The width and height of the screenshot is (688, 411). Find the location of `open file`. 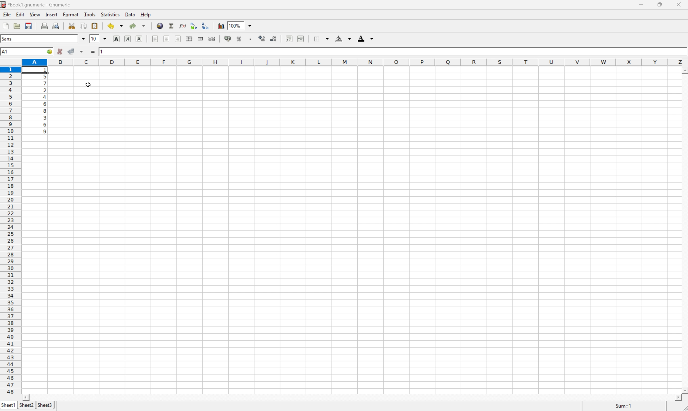

open file is located at coordinates (17, 26).